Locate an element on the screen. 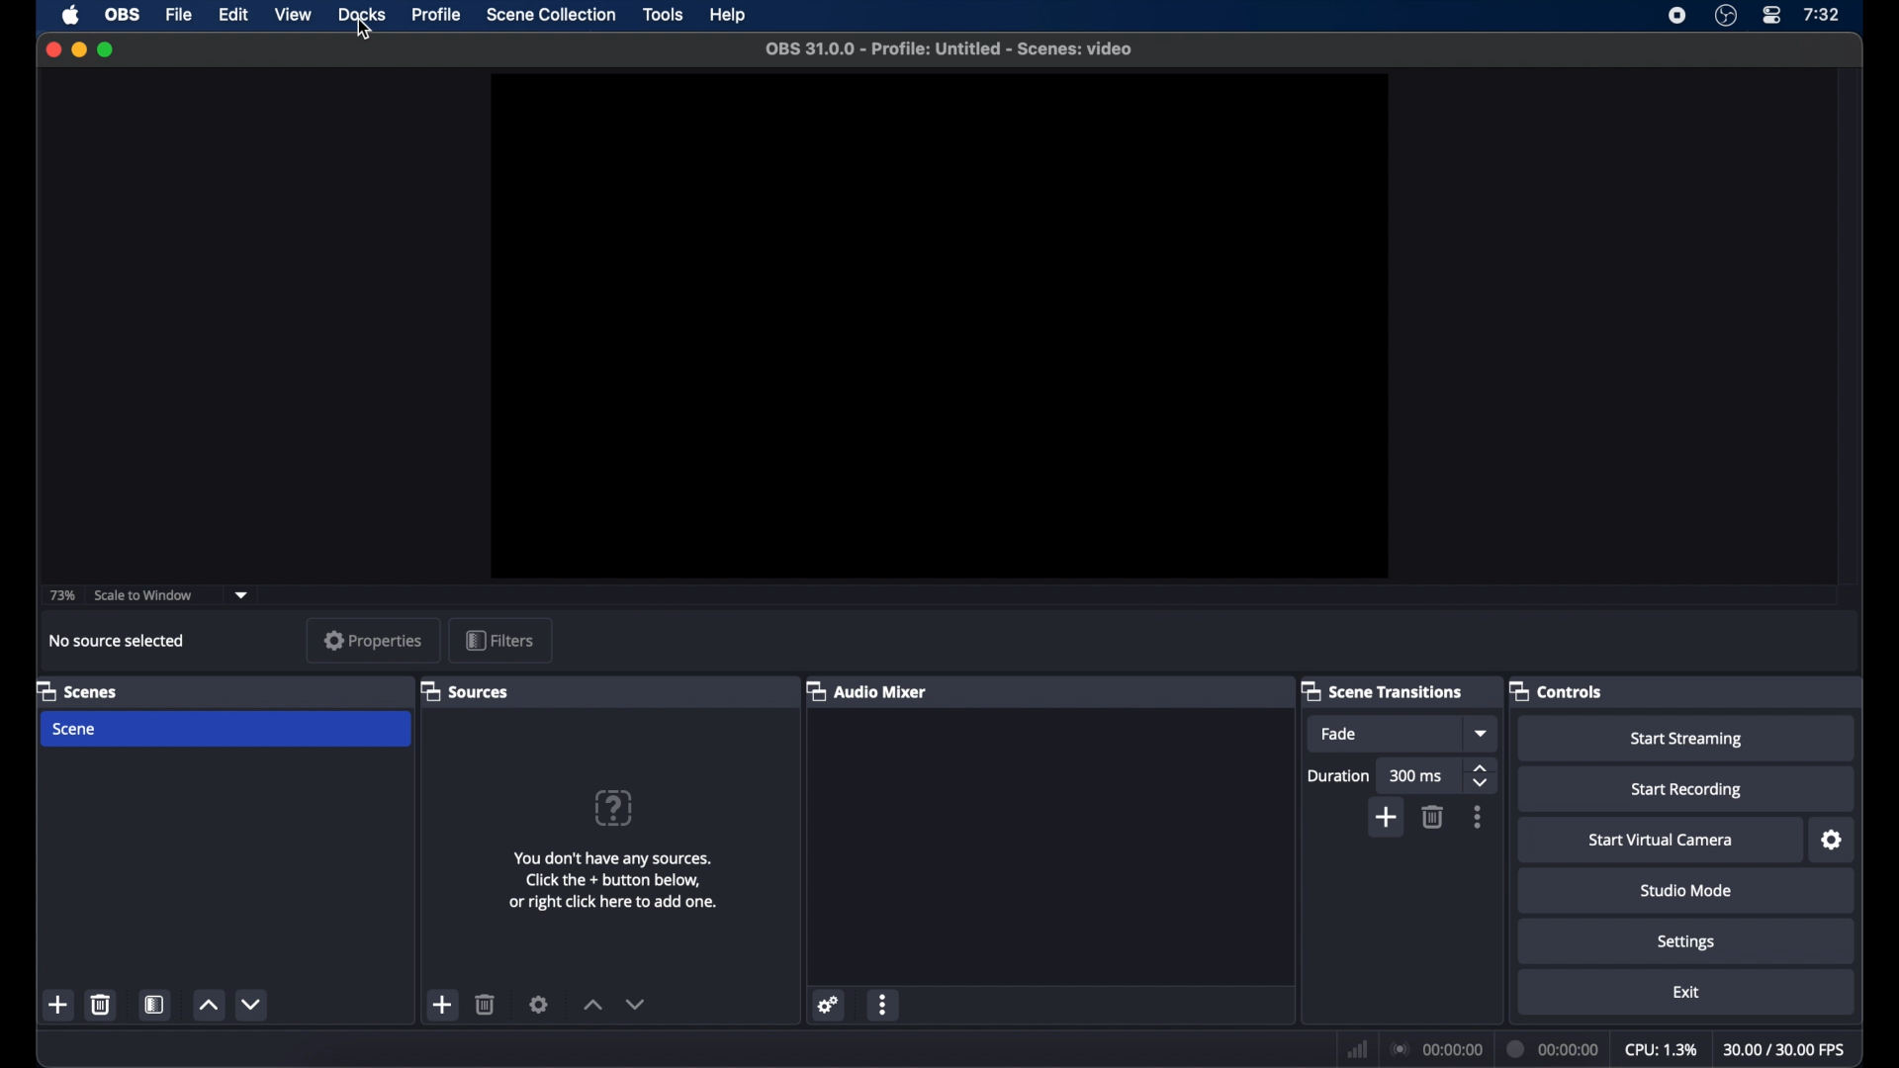 The height and width of the screenshot is (1068, 1899). 00:00:00 is located at coordinates (1554, 1047).